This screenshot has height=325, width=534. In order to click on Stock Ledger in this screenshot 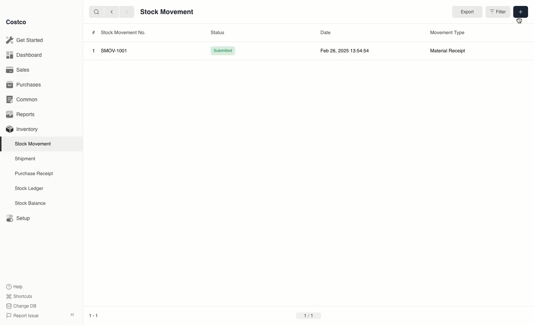, I will do `click(29, 189)`.